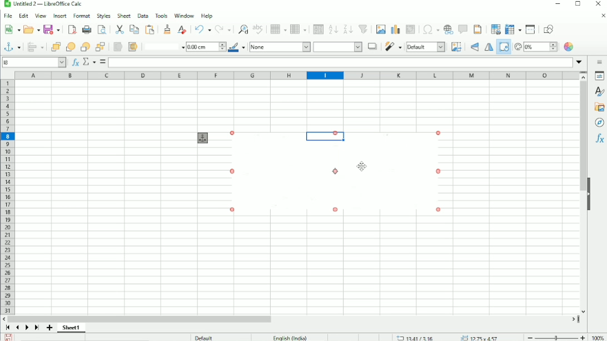 This screenshot has height=341, width=607. Describe the element at coordinates (59, 16) in the screenshot. I see `Insert` at that location.